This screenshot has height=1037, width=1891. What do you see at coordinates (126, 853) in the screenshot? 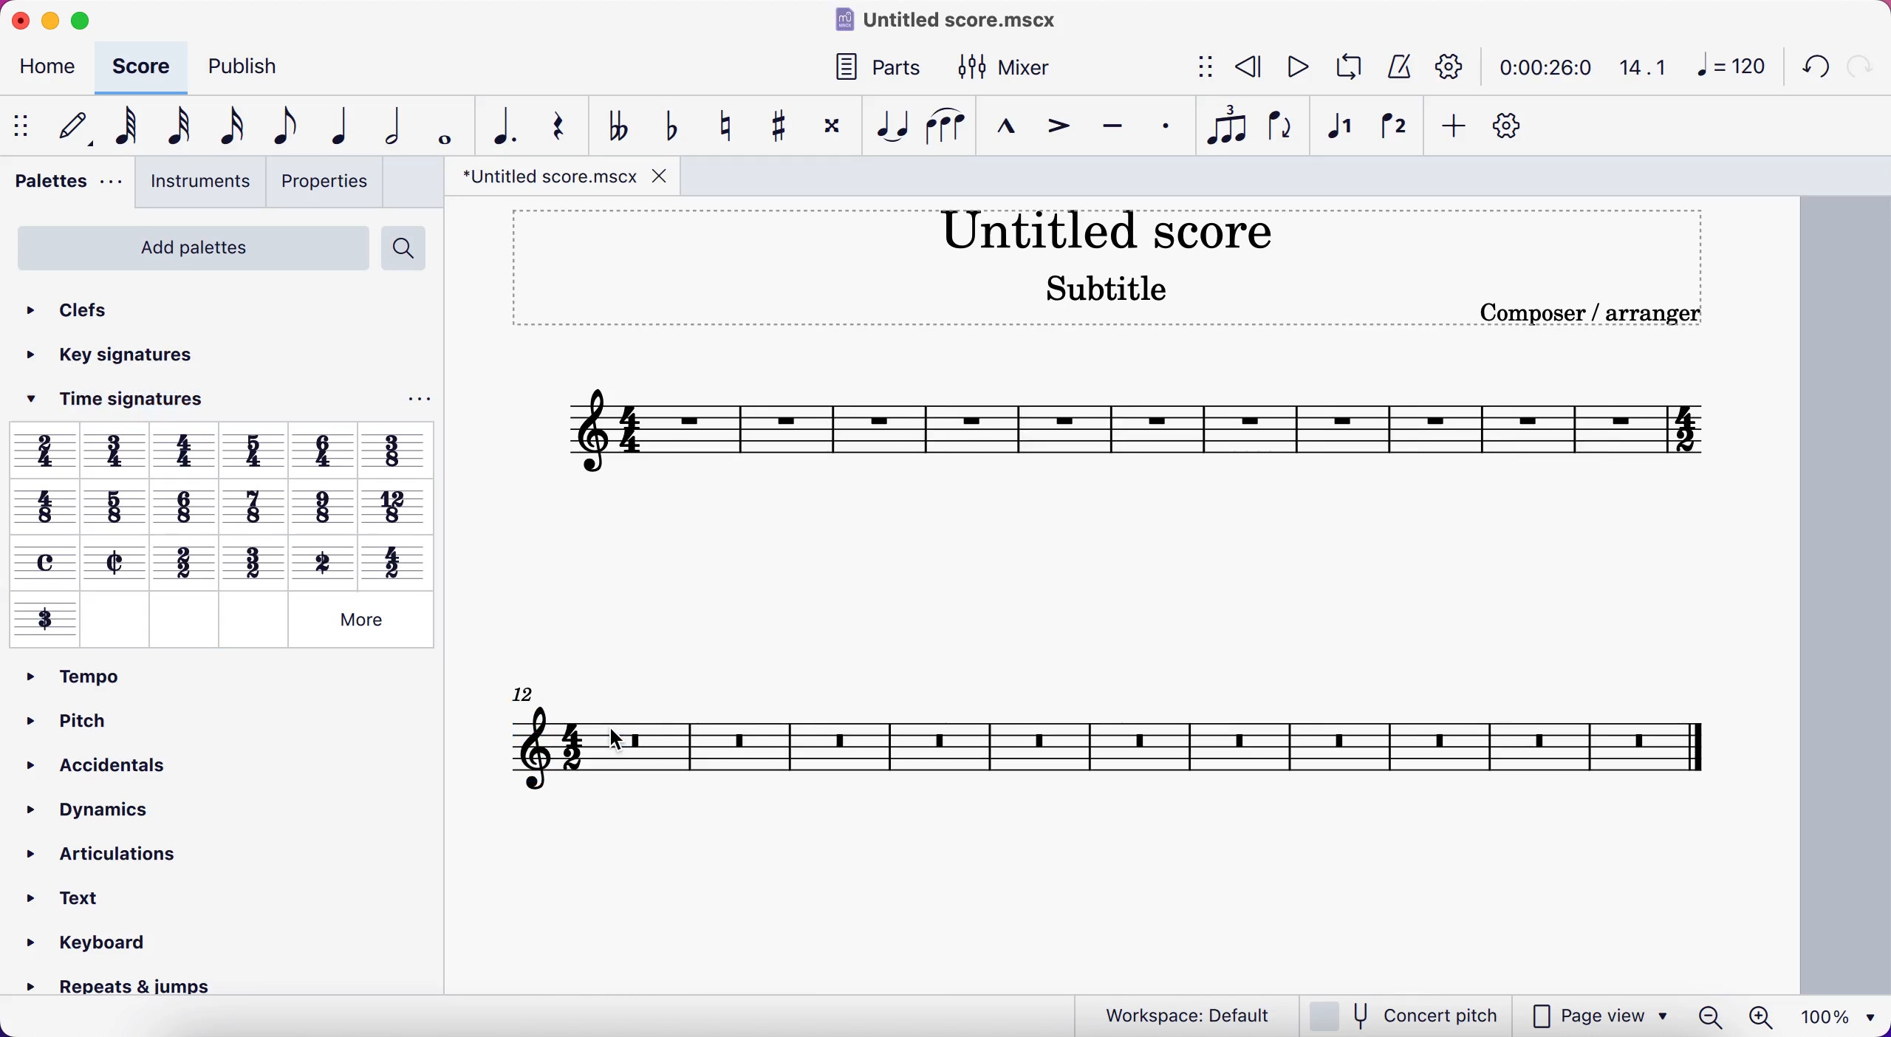
I see `articulations` at bounding box center [126, 853].